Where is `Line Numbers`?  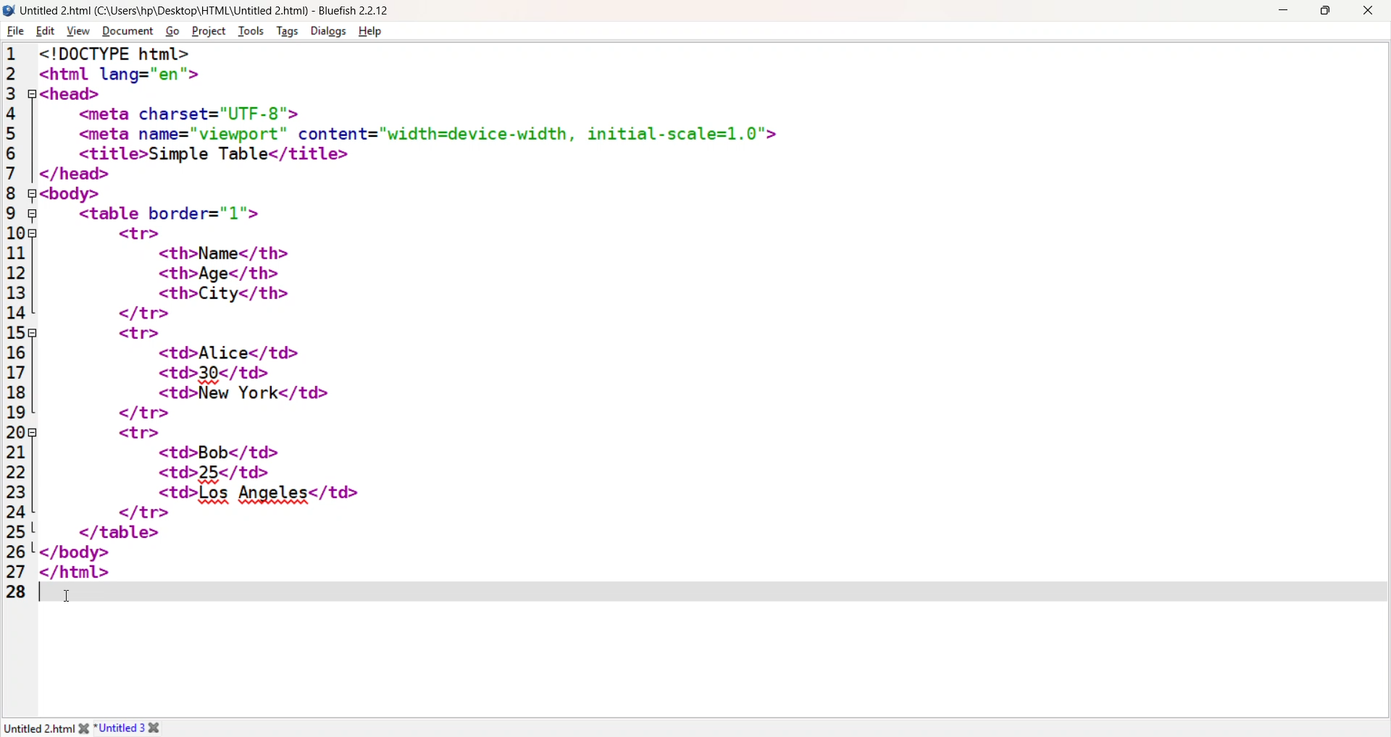
Line Numbers is located at coordinates (17, 325).